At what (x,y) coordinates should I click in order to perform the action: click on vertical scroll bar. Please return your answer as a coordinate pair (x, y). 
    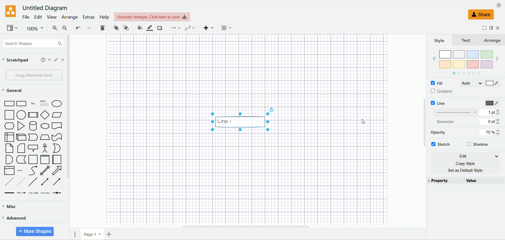
    Looking at the image, I should click on (422, 131).